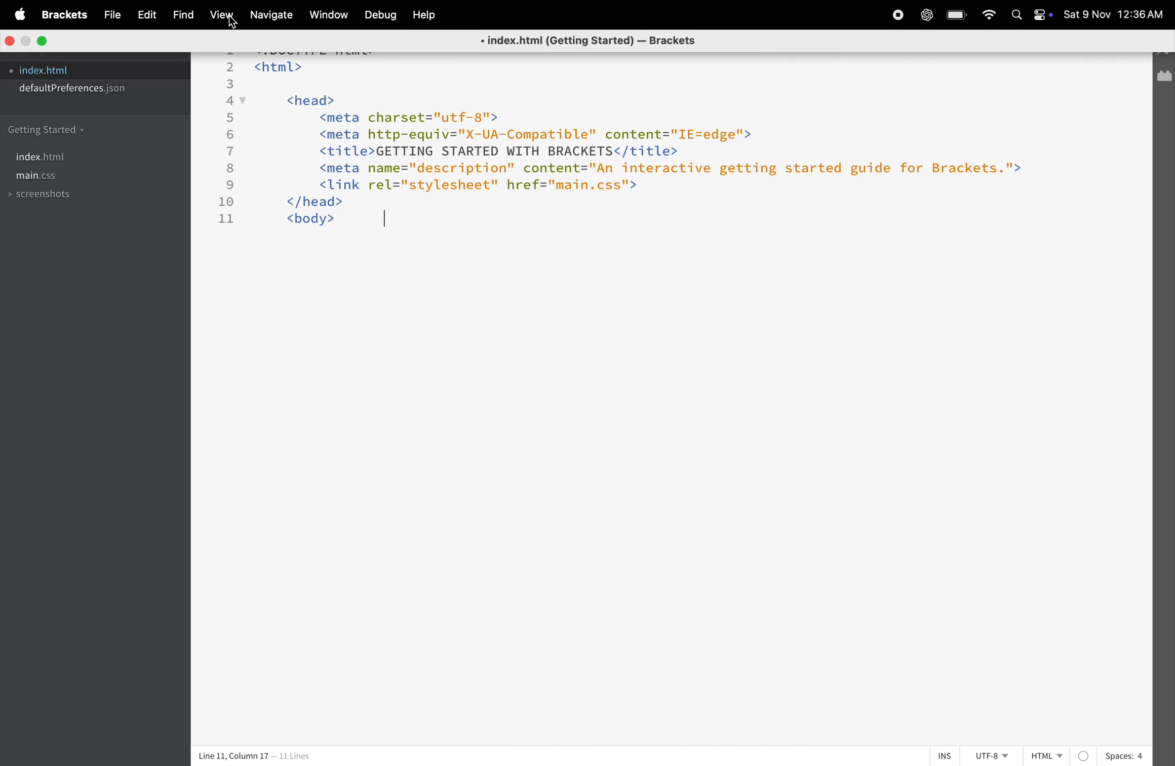  I want to click on wifi, so click(990, 16).